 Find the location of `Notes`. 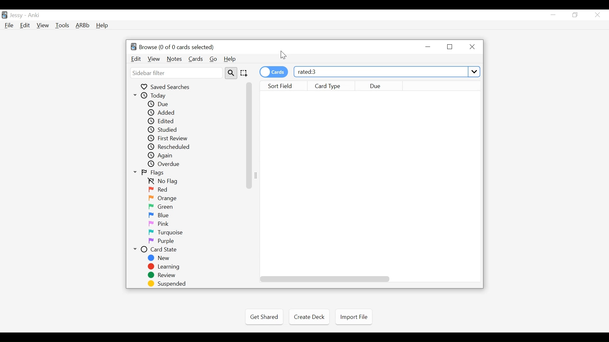

Notes is located at coordinates (174, 59).